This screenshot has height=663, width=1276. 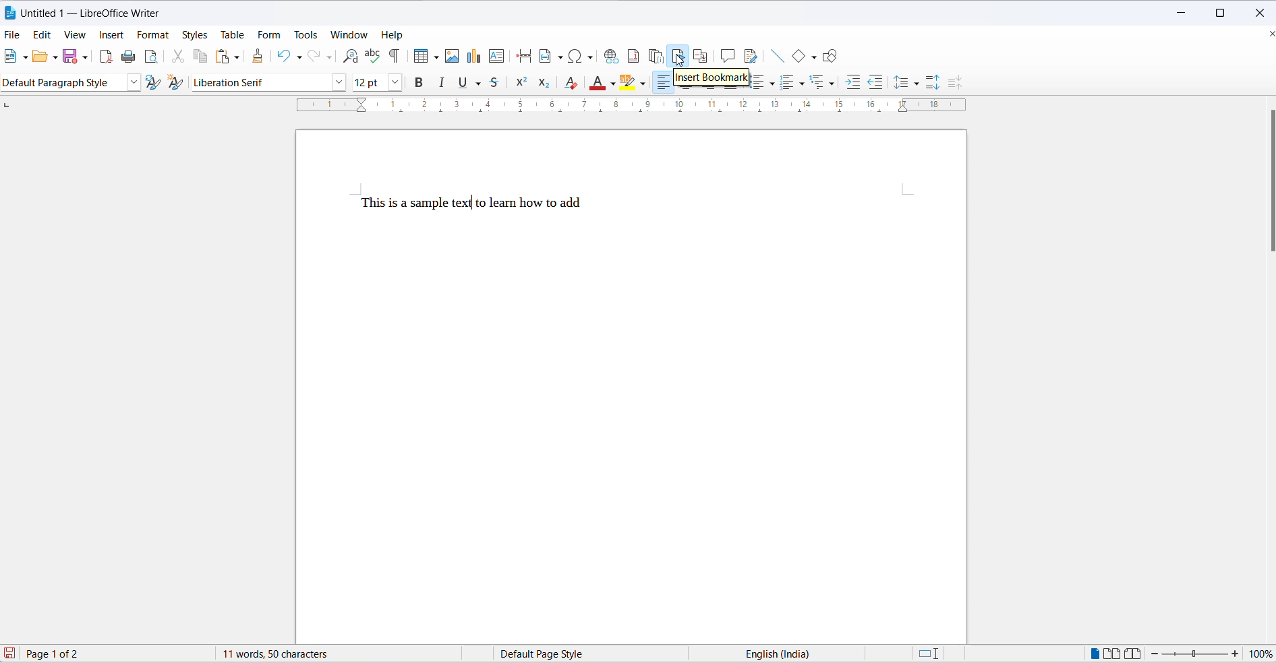 What do you see at coordinates (1196, 654) in the screenshot?
I see `zoom slider` at bounding box center [1196, 654].